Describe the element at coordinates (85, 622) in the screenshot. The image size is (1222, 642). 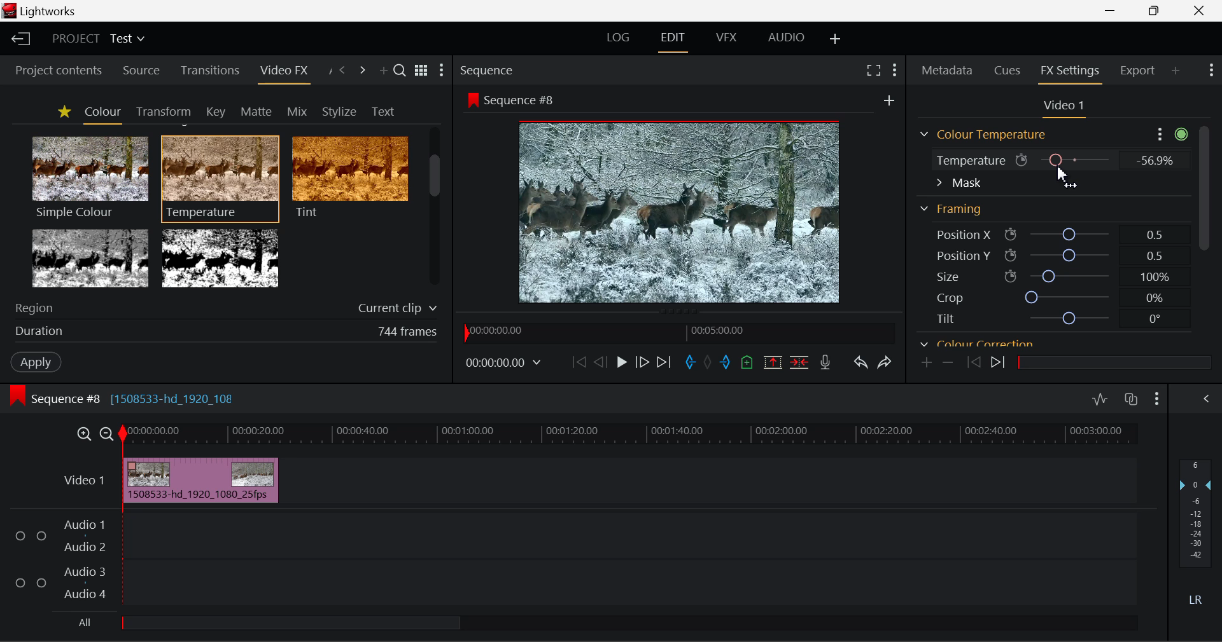
I see `All` at that location.